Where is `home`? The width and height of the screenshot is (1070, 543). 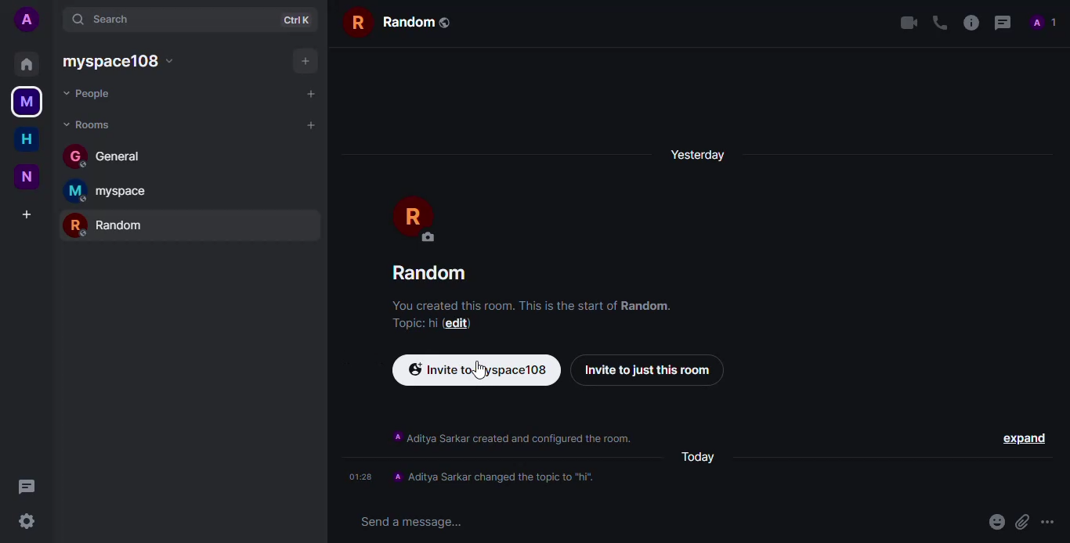
home is located at coordinates (26, 140).